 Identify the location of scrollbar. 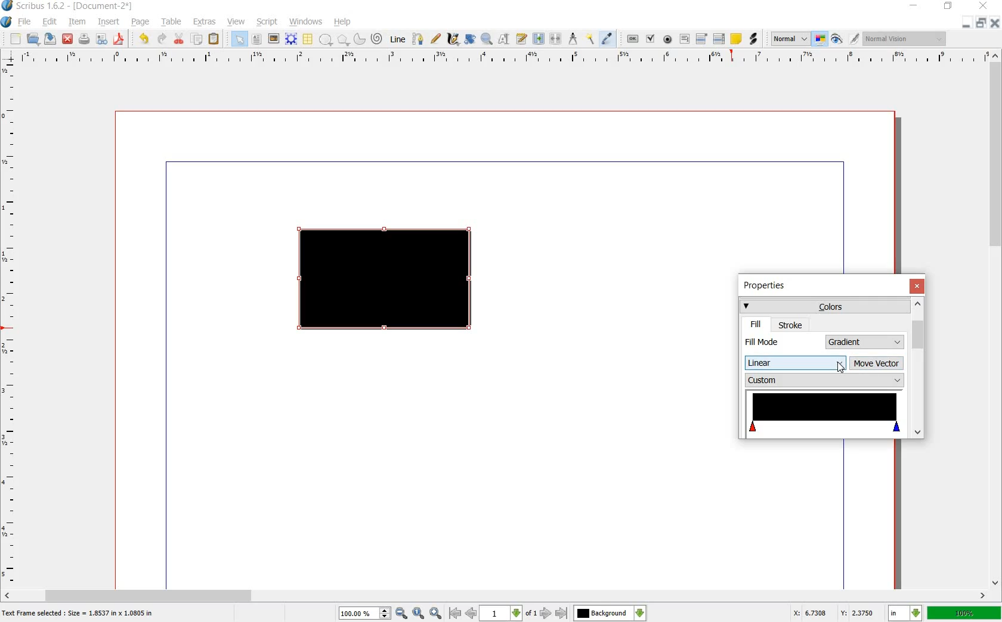
(917, 368).